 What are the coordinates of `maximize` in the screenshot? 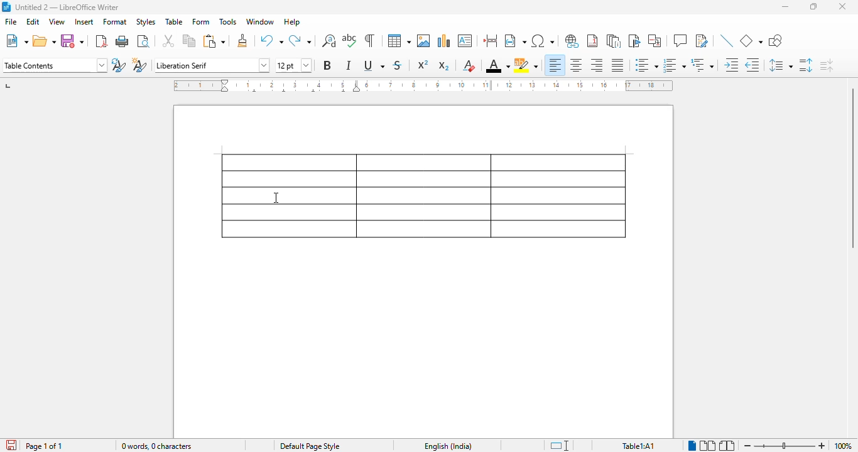 It's located at (815, 6).